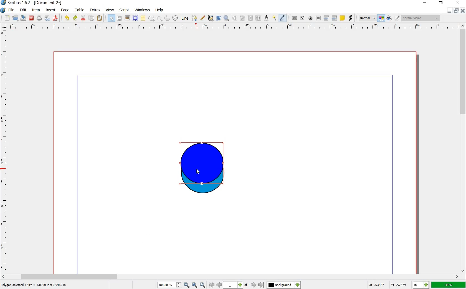 This screenshot has width=466, height=289. Describe the element at coordinates (456, 11) in the screenshot. I see `restore` at that location.